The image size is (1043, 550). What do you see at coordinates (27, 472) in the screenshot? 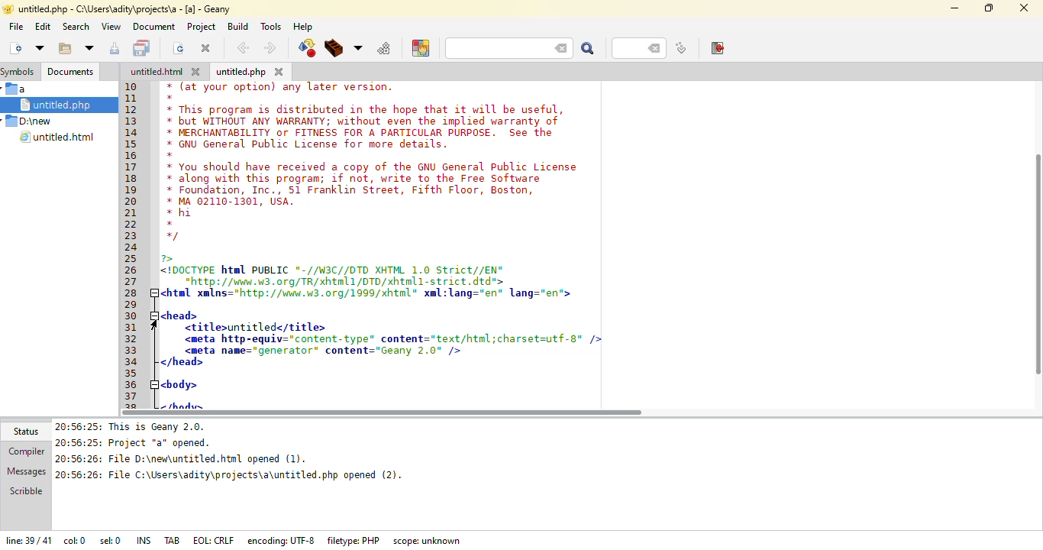
I see `messages` at bounding box center [27, 472].